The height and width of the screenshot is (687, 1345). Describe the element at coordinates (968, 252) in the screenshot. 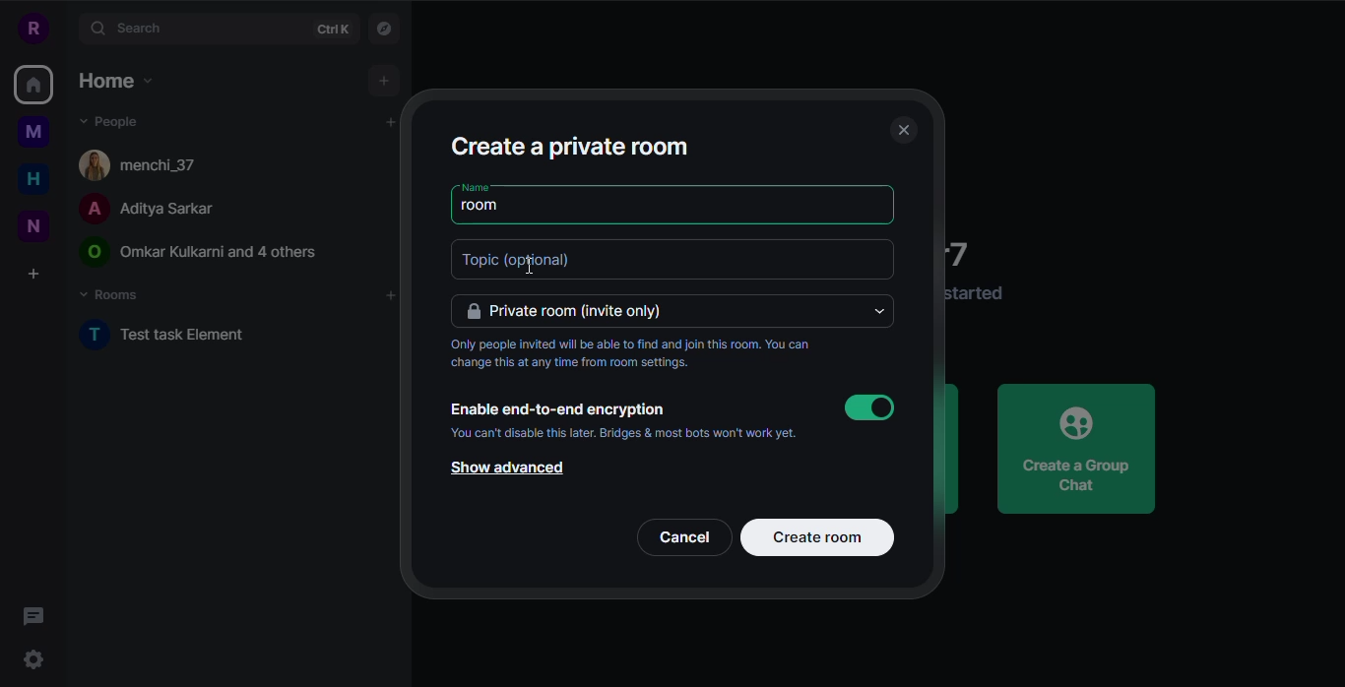

I see `welcome` at that location.